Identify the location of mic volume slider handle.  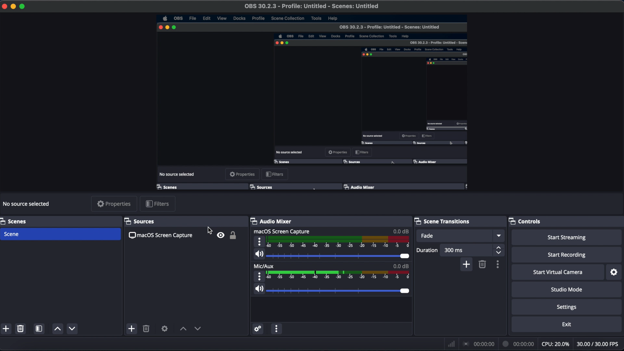
(406, 291).